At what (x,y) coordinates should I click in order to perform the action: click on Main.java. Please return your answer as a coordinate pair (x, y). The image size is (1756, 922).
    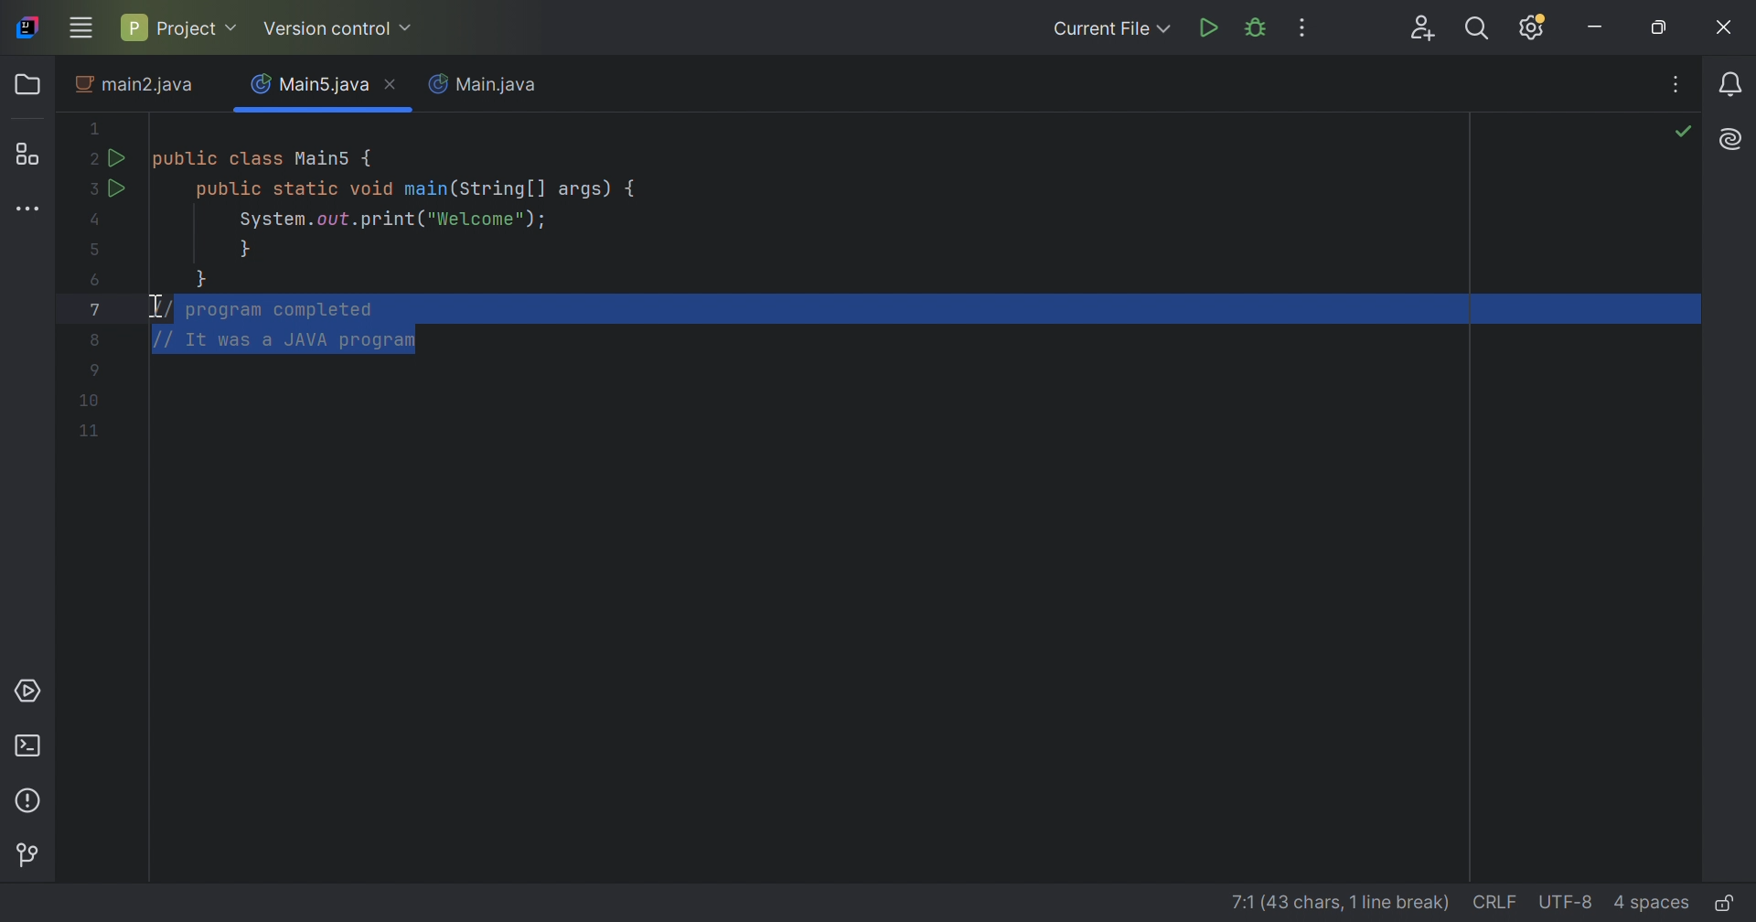
    Looking at the image, I should click on (488, 86).